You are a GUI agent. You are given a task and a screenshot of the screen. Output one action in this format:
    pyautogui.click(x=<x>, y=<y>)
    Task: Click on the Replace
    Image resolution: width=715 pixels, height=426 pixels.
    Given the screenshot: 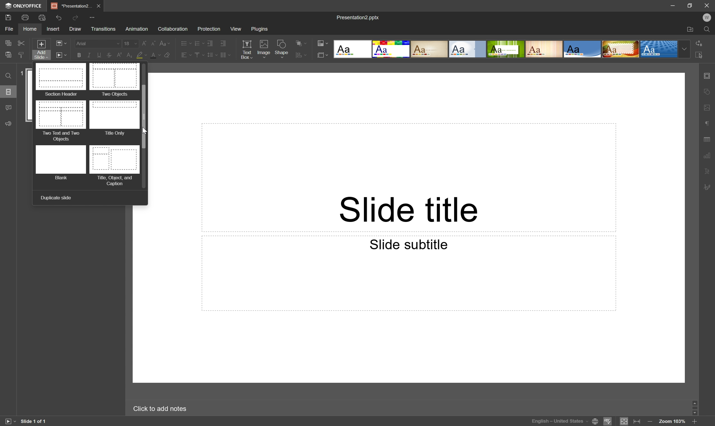 What is the action you would take?
    pyautogui.click(x=701, y=43)
    